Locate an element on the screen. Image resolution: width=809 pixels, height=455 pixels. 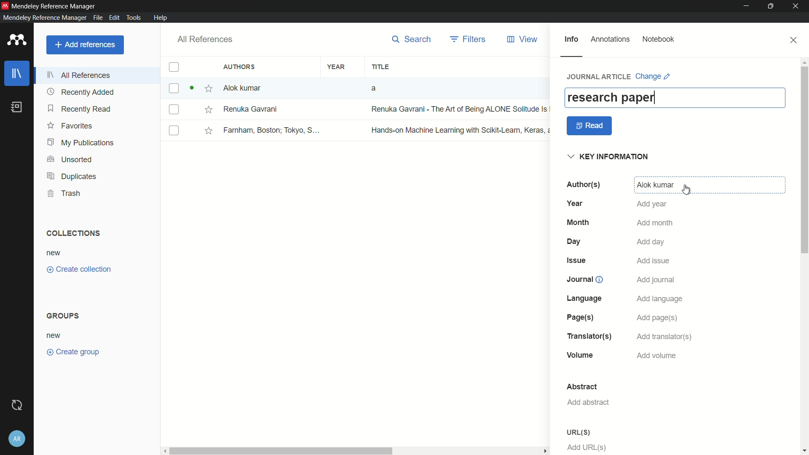
minimize is located at coordinates (747, 6).